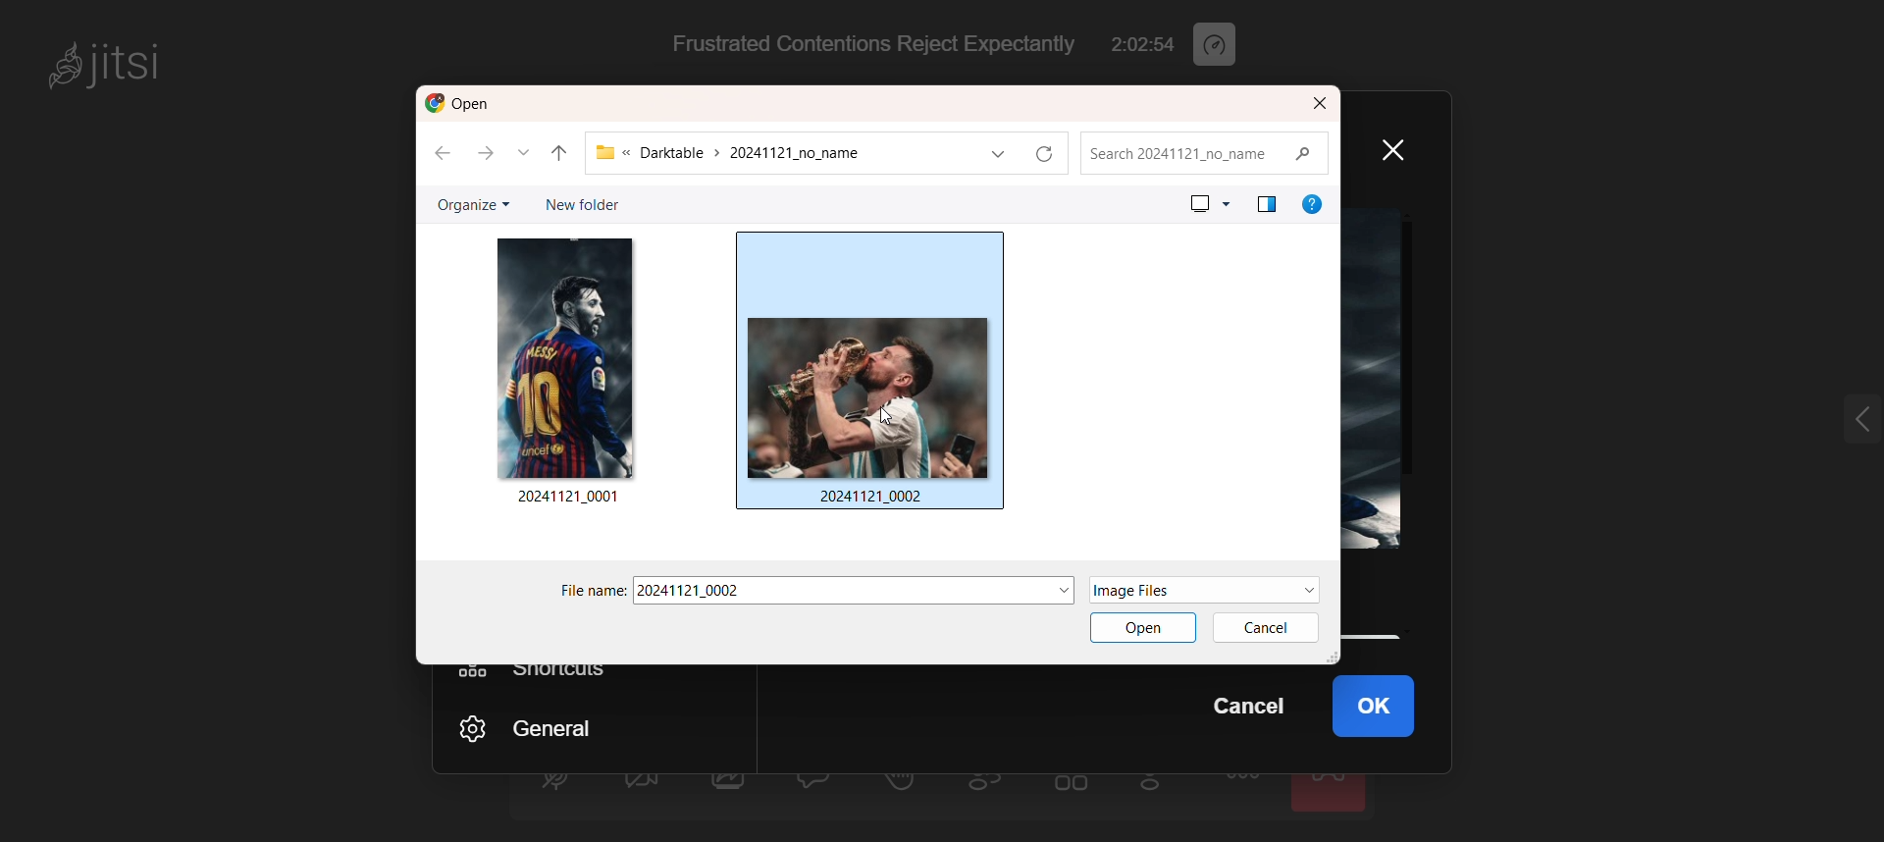 This screenshot has width=1884, height=842. Describe the element at coordinates (1332, 792) in the screenshot. I see `end call` at that location.